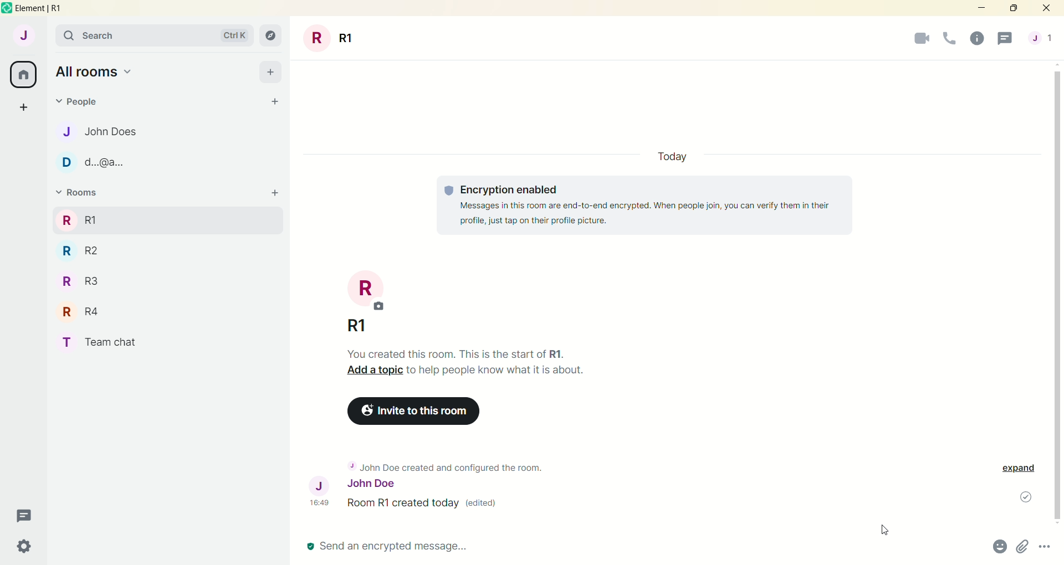  Describe the element at coordinates (1041, 37) in the screenshot. I see `people` at that location.